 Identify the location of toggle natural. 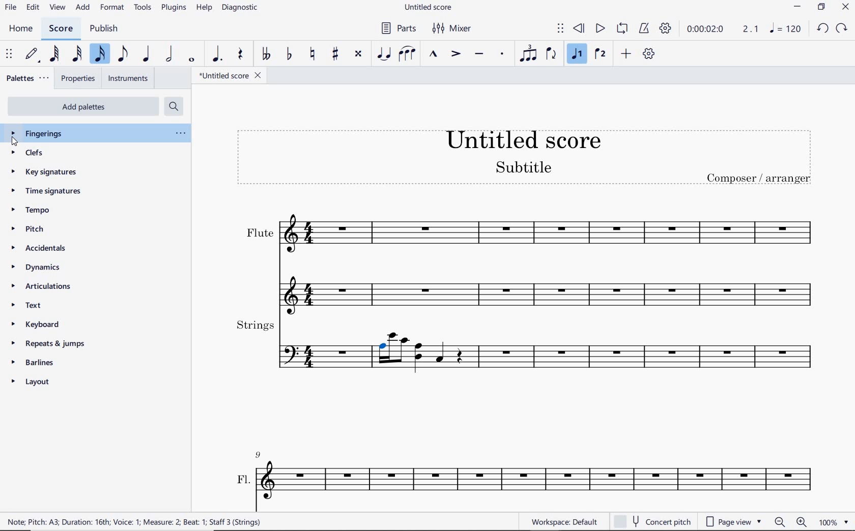
(314, 52).